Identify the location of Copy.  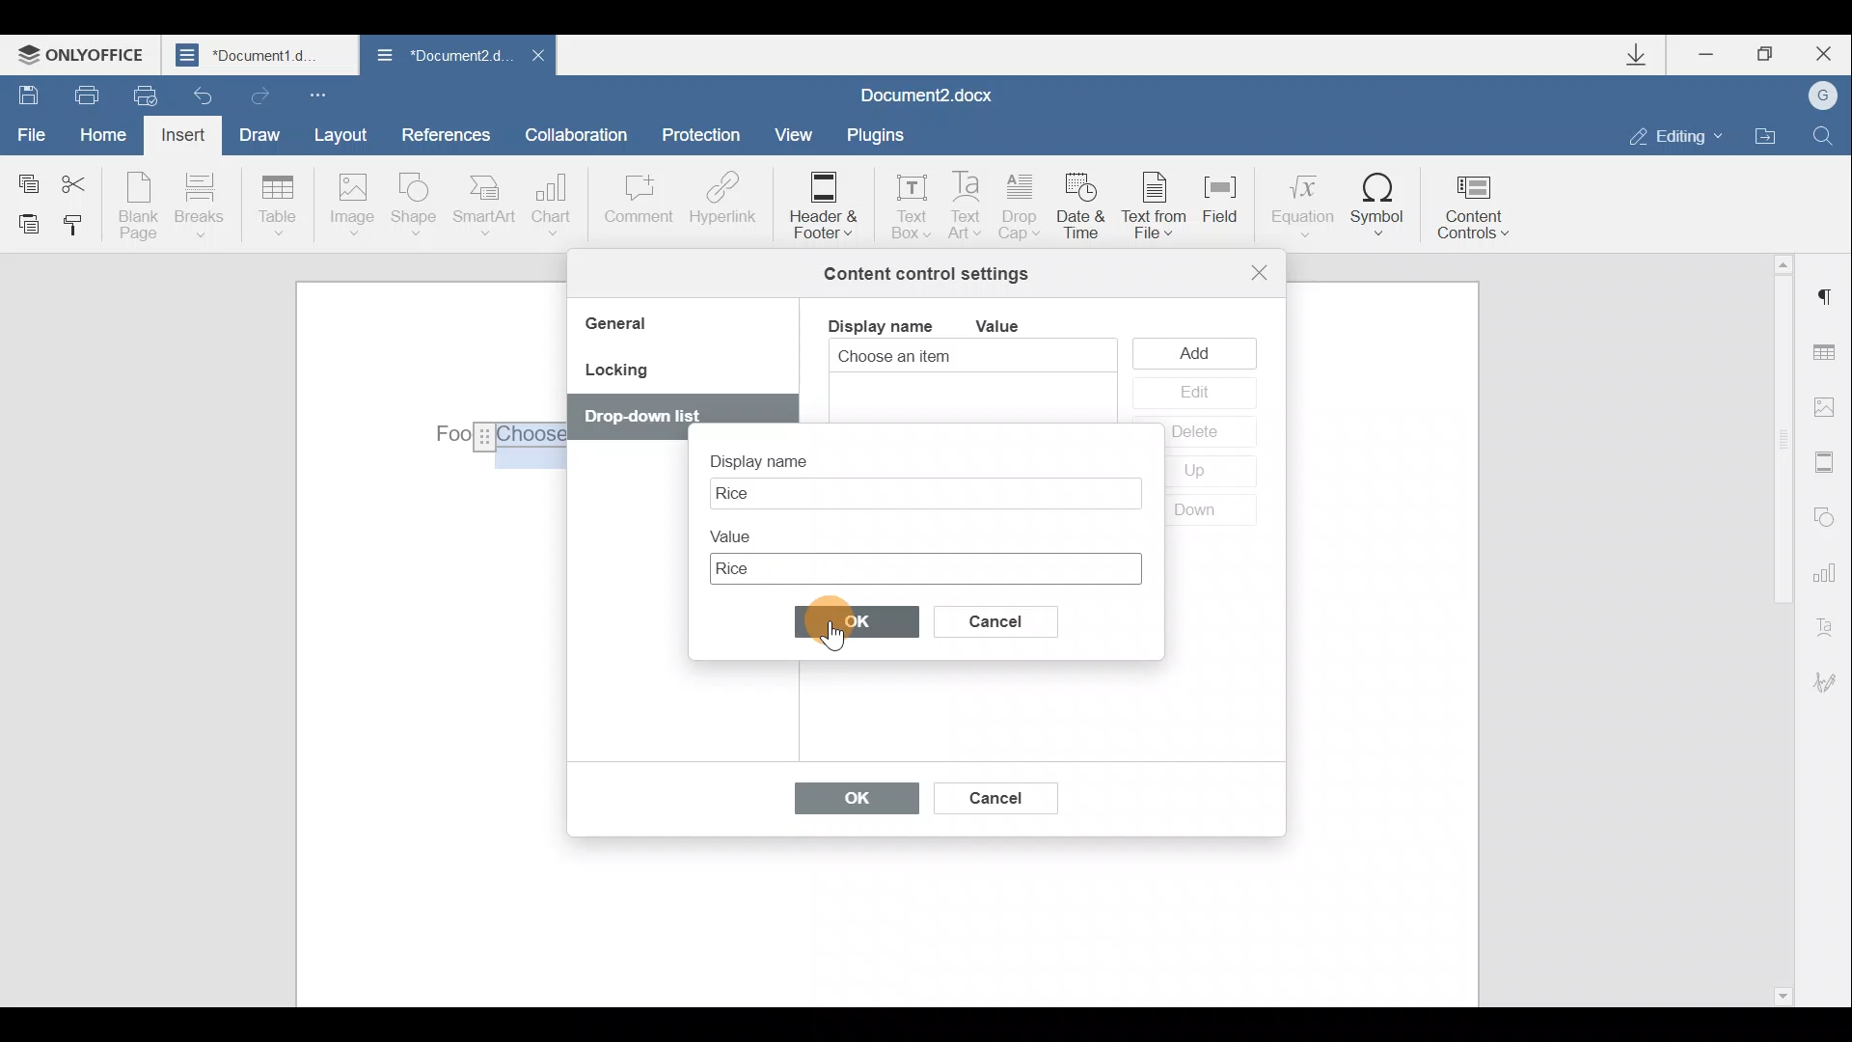
(27, 179).